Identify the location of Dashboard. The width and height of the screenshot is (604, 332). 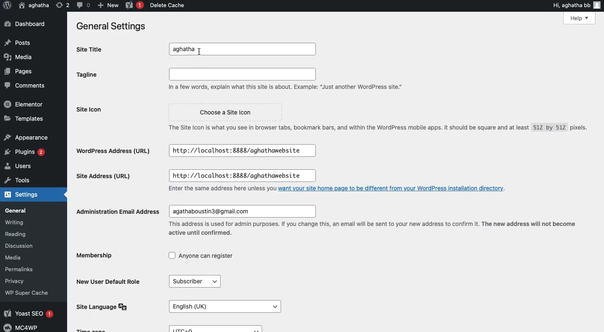
(25, 25).